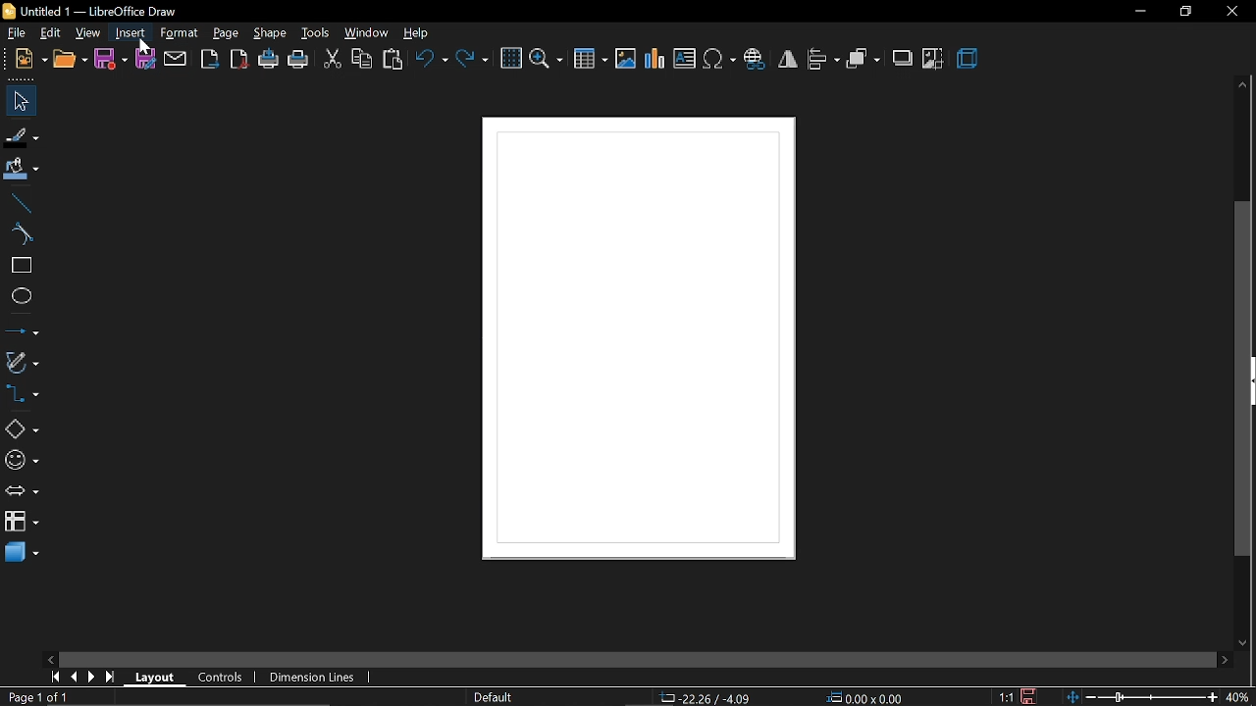  Describe the element at coordinates (22, 521) in the screenshot. I see `flowchart` at that location.